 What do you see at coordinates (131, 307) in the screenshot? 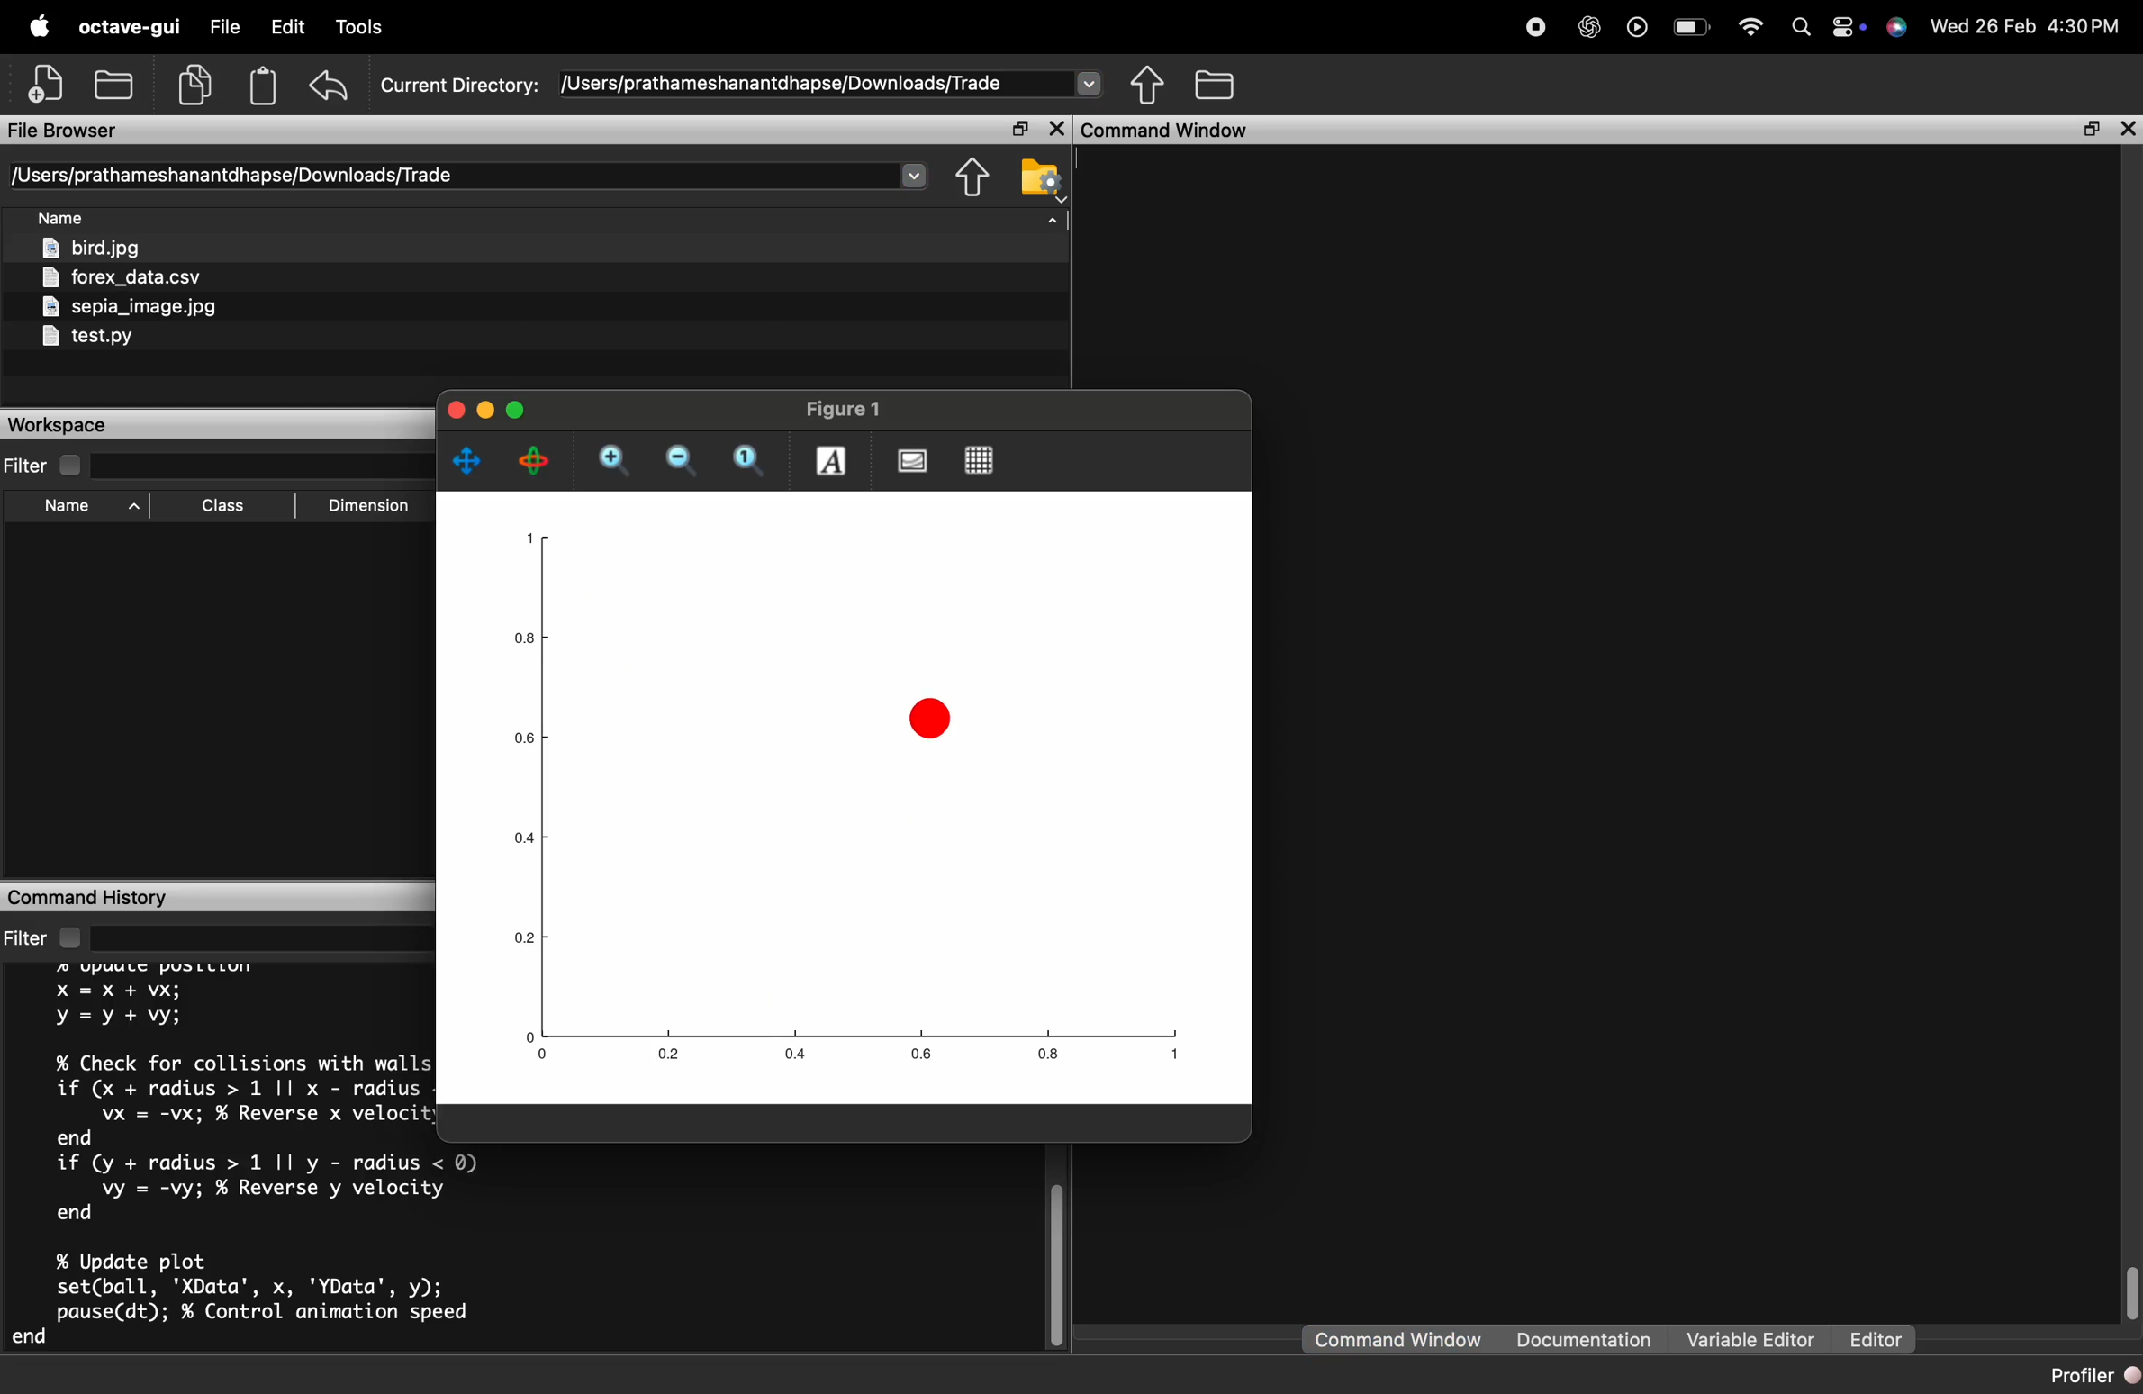
I see ` sepia_image.jpg` at bounding box center [131, 307].